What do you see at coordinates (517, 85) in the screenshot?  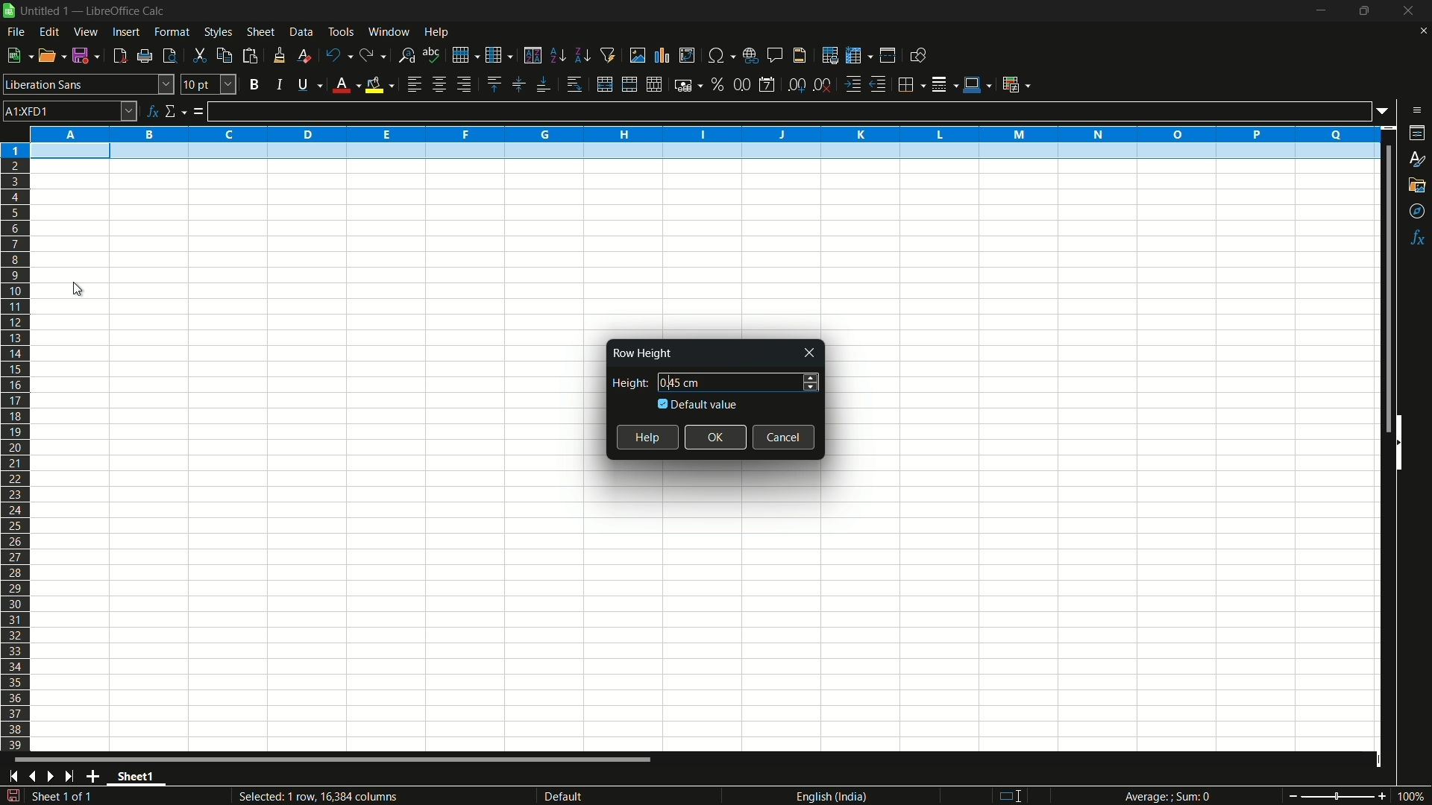 I see `center vertically` at bounding box center [517, 85].